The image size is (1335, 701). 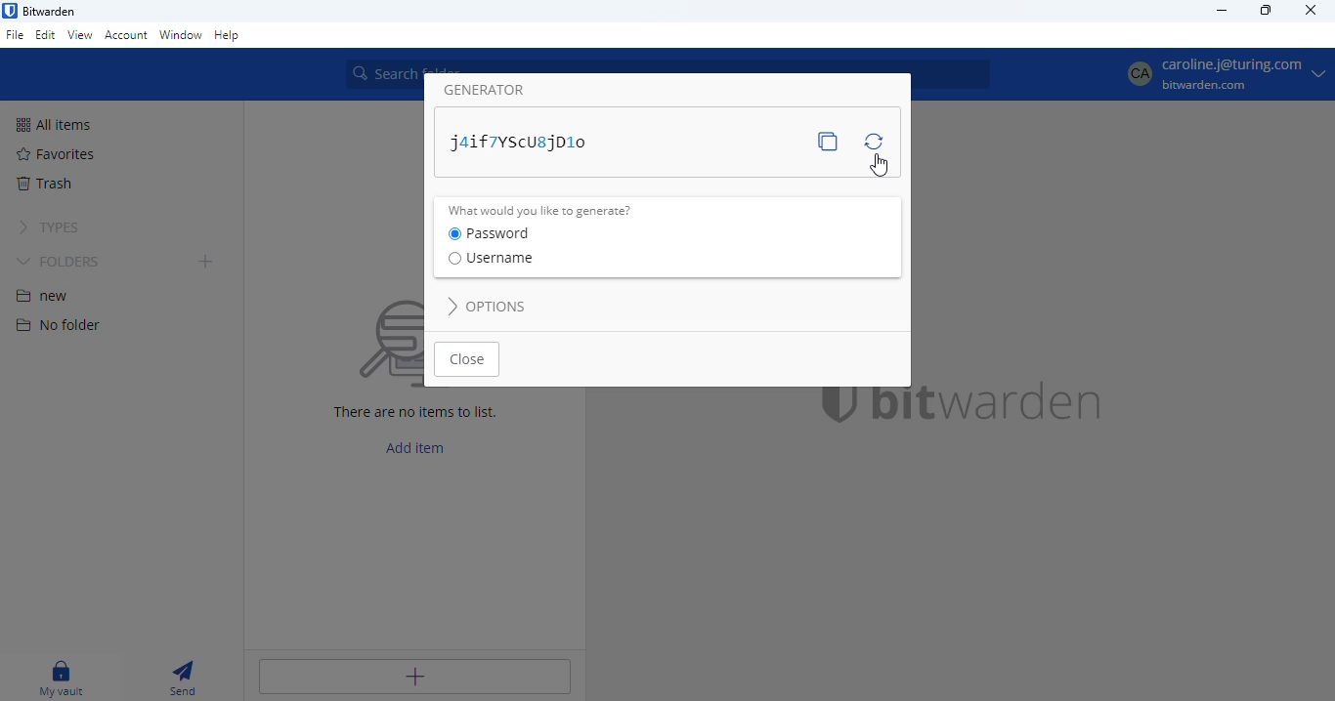 What do you see at coordinates (80, 34) in the screenshot?
I see `view` at bounding box center [80, 34].